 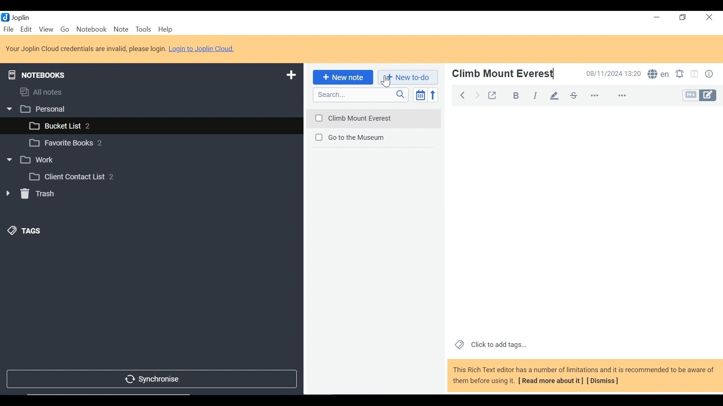 I want to click on More, so click(x=607, y=95).